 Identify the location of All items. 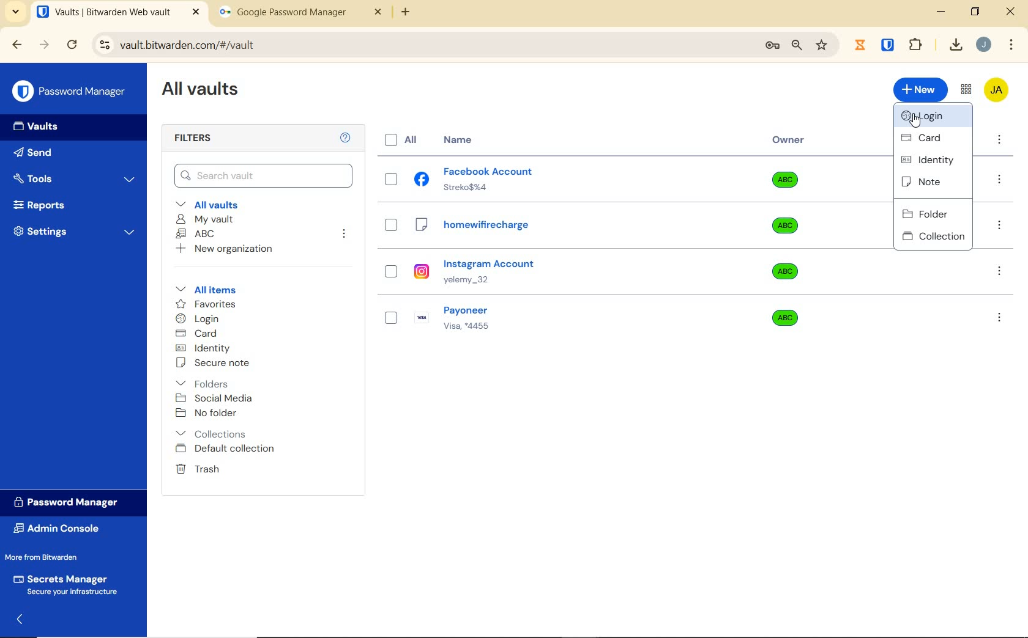
(204, 288).